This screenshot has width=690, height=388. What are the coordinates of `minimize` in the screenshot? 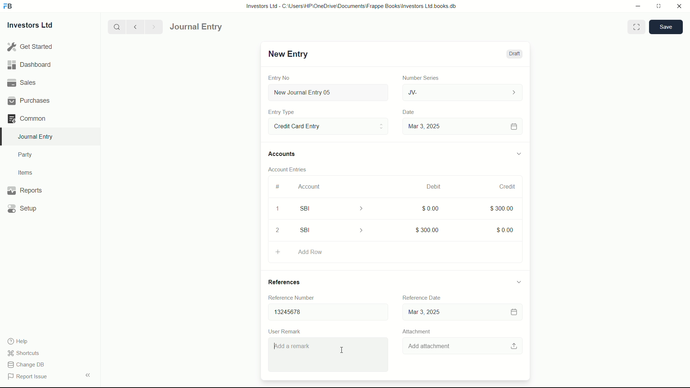 It's located at (636, 5).